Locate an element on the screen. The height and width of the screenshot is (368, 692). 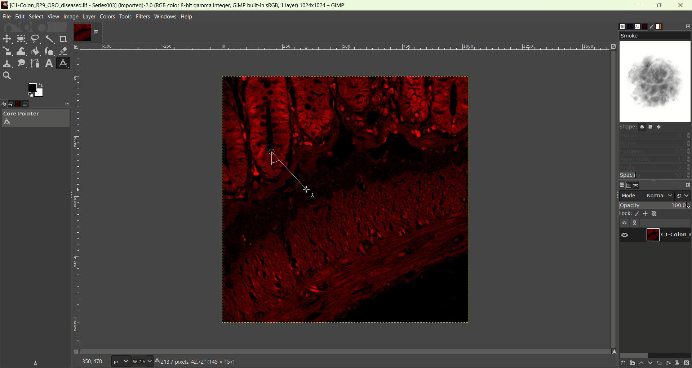
filters is located at coordinates (143, 17).